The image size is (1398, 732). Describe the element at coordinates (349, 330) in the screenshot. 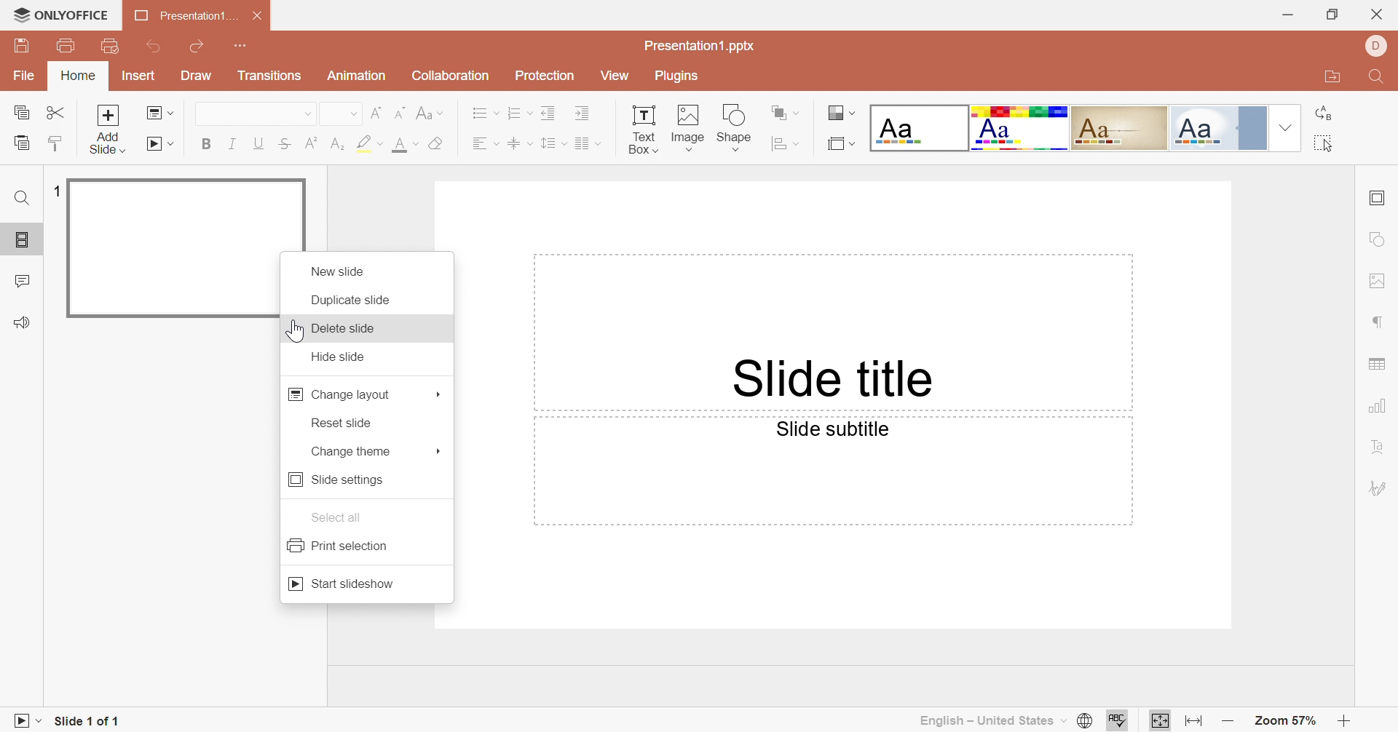

I see `Delete Slide` at that location.